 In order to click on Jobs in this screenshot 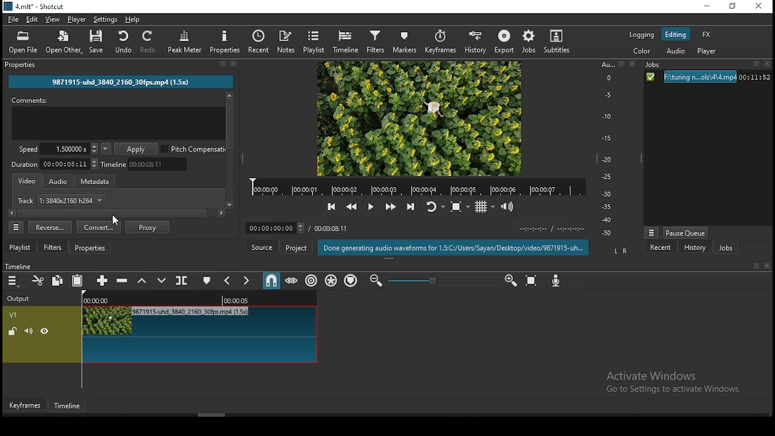, I will do `click(655, 65)`.